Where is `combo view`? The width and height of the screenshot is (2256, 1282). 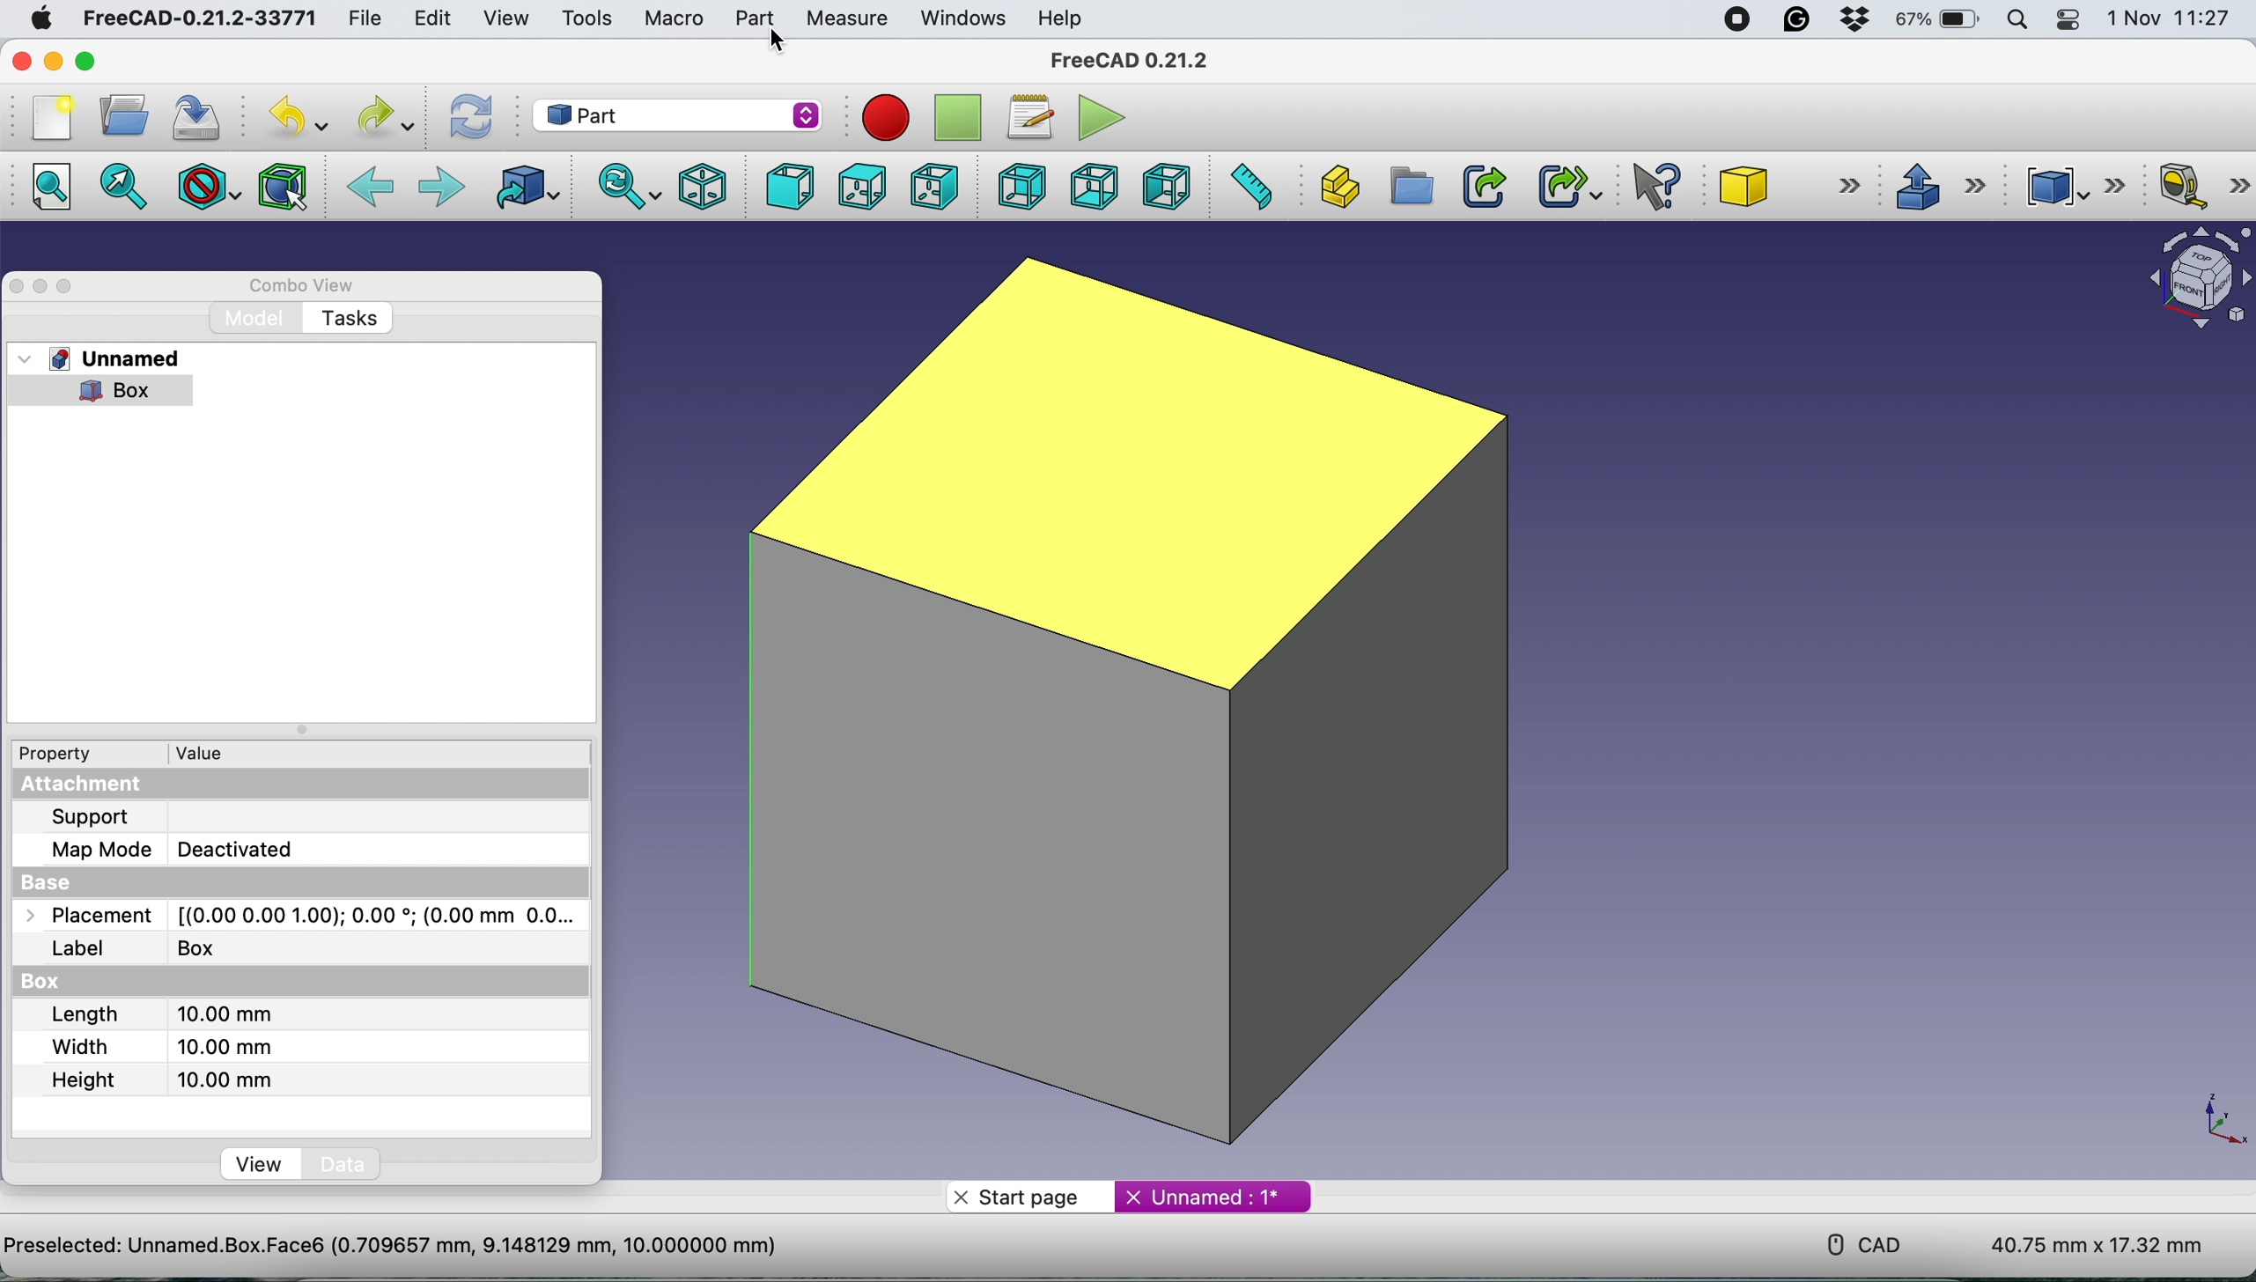 combo view is located at coordinates (302, 287).